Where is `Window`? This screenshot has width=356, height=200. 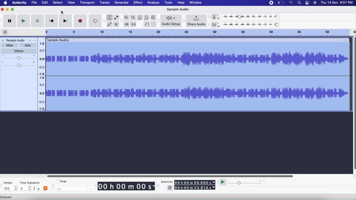 Window is located at coordinates (196, 3).